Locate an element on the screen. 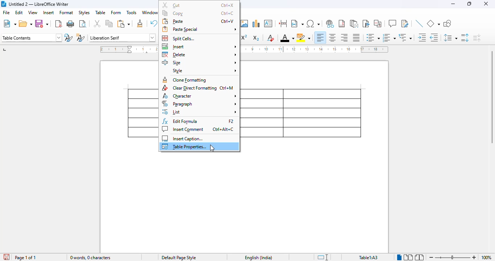 The image size is (495, 261). paste is located at coordinates (173, 21).